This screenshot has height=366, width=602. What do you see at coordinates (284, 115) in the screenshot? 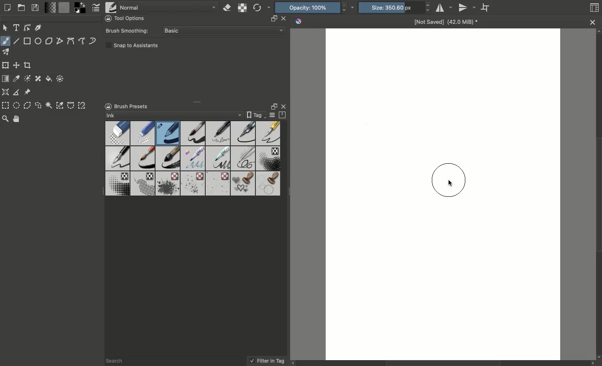
I see `Storage resources` at bounding box center [284, 115].